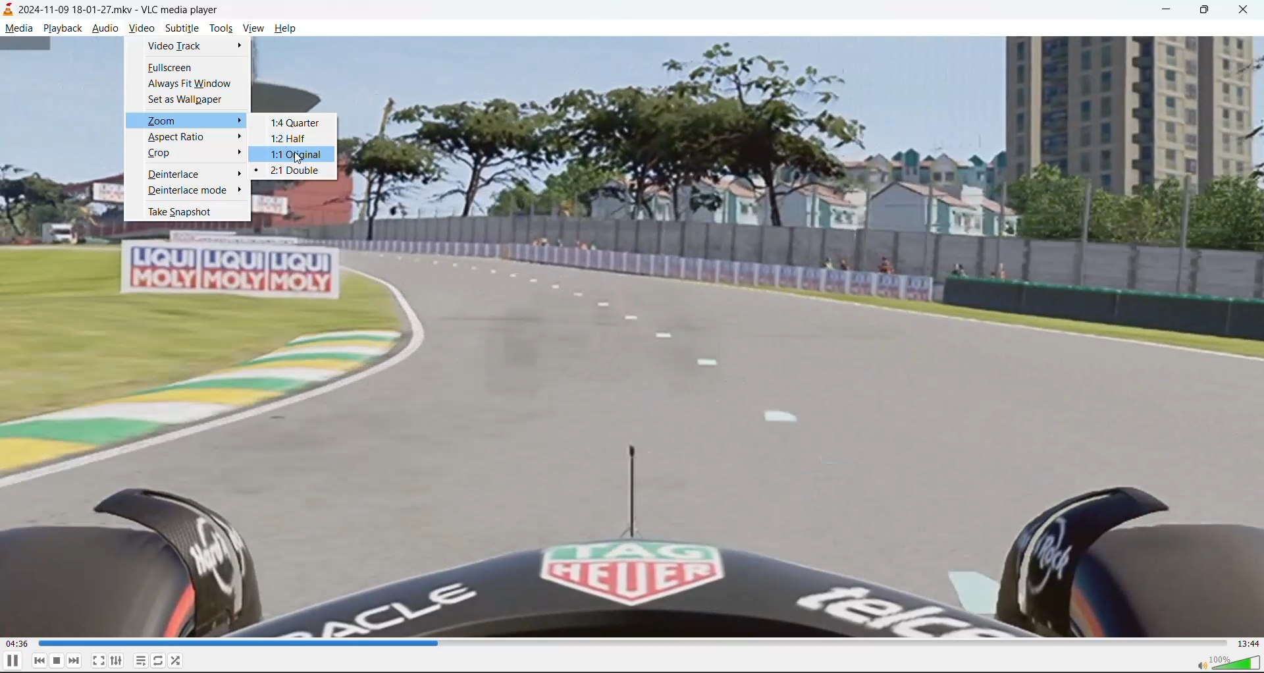  I want to click on 1:2 half, so click(288, 140).